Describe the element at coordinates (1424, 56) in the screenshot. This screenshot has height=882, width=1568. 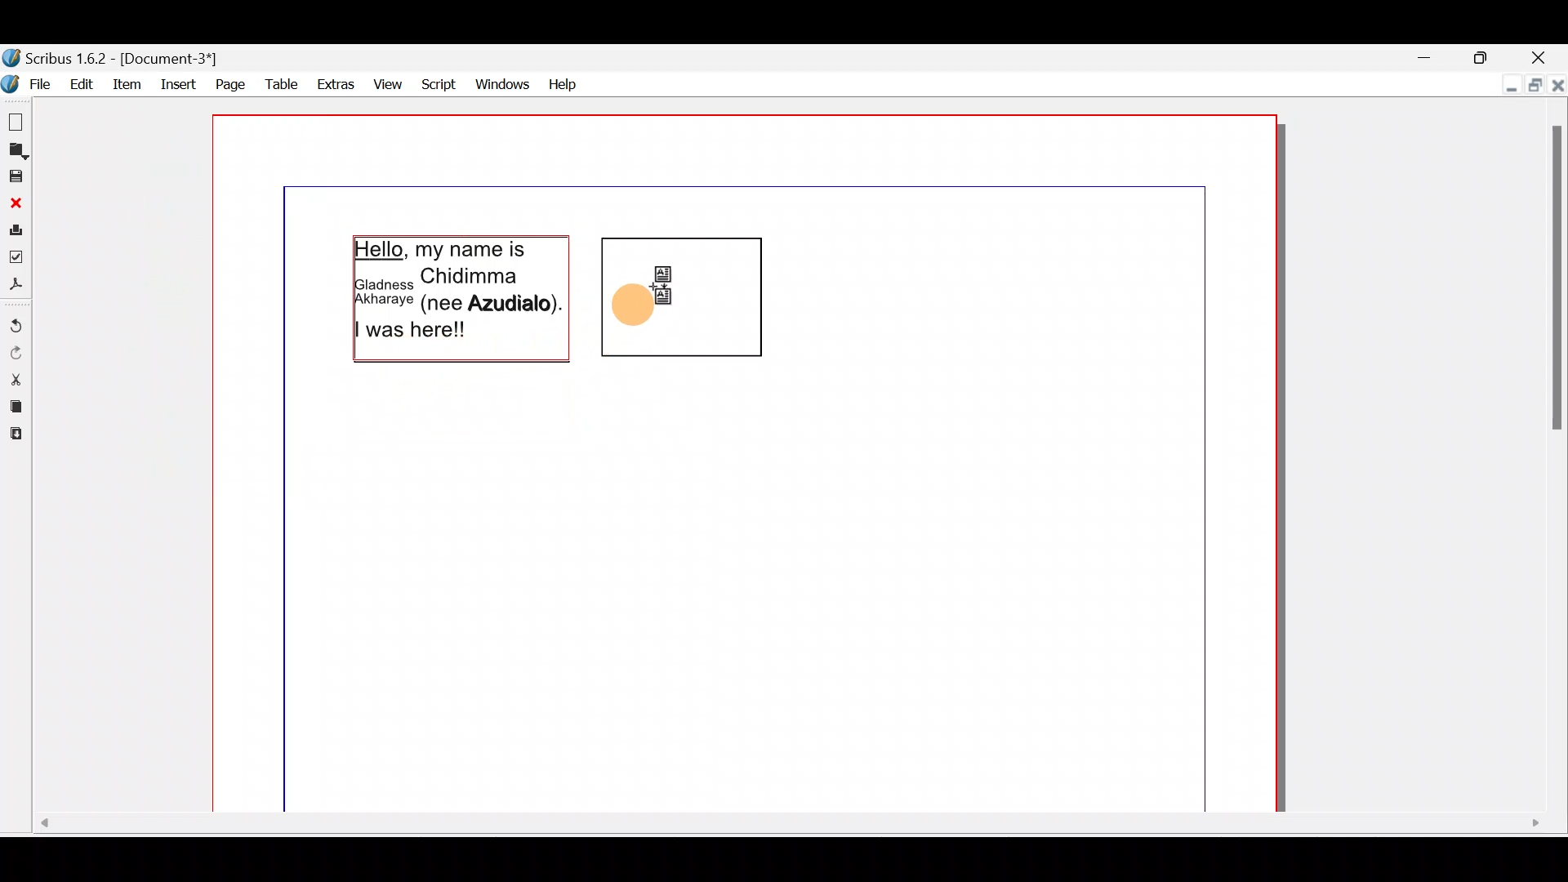
I see `Minimise` at that location.